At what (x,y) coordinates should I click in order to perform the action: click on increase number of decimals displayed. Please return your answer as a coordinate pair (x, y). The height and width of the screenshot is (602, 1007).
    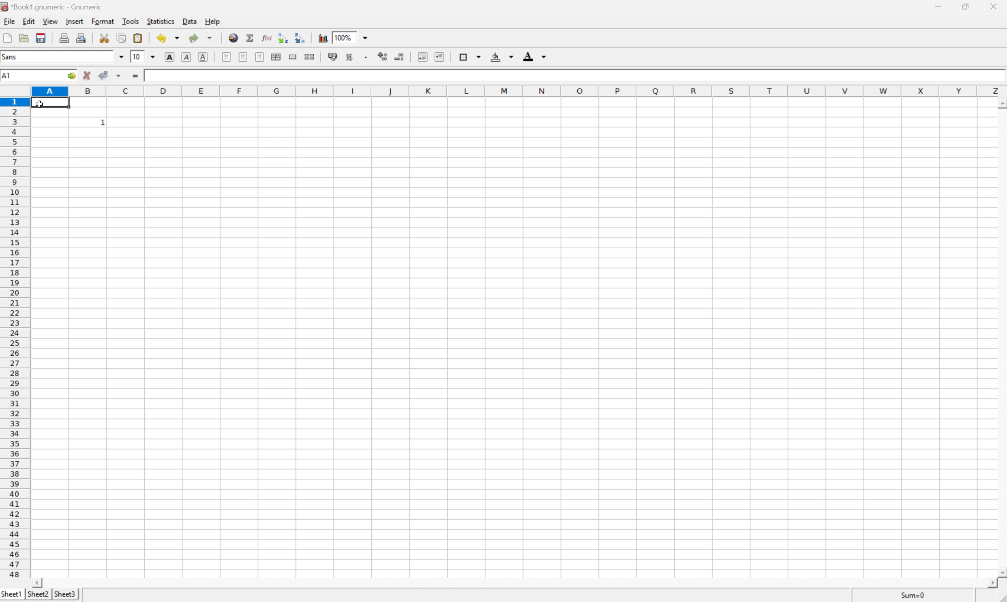
    Looking at the image, I should click on (384, 57).